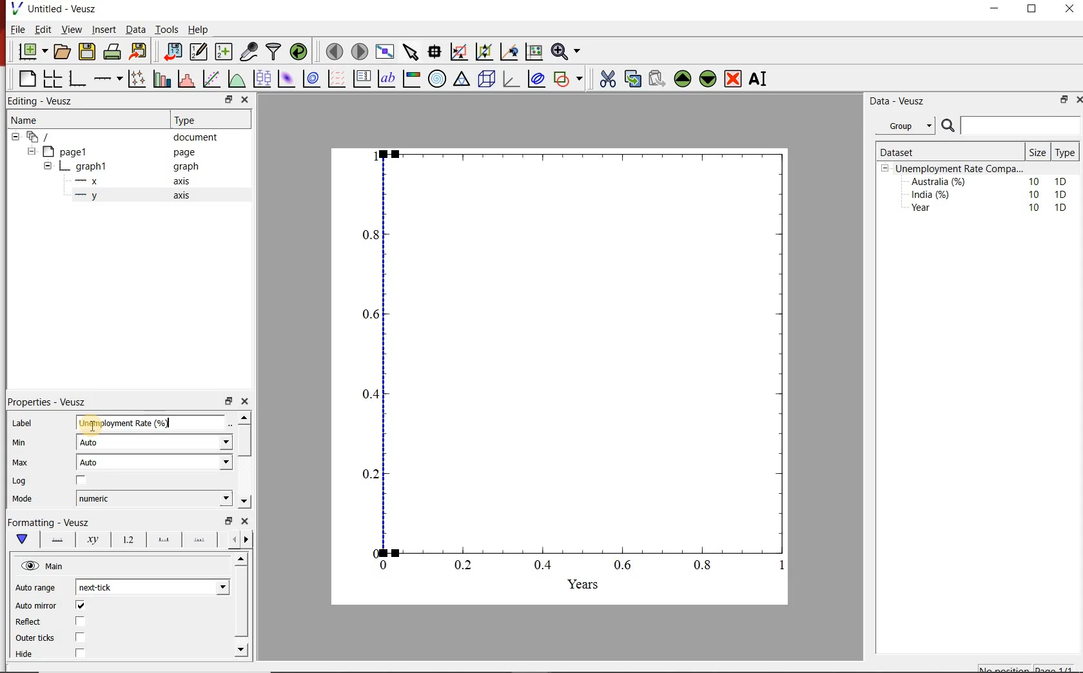 The height and width of the screenshot is (673, 1083). Describe the element at coordinates (1068, 12) in the screenshot. I see `close` at that location.